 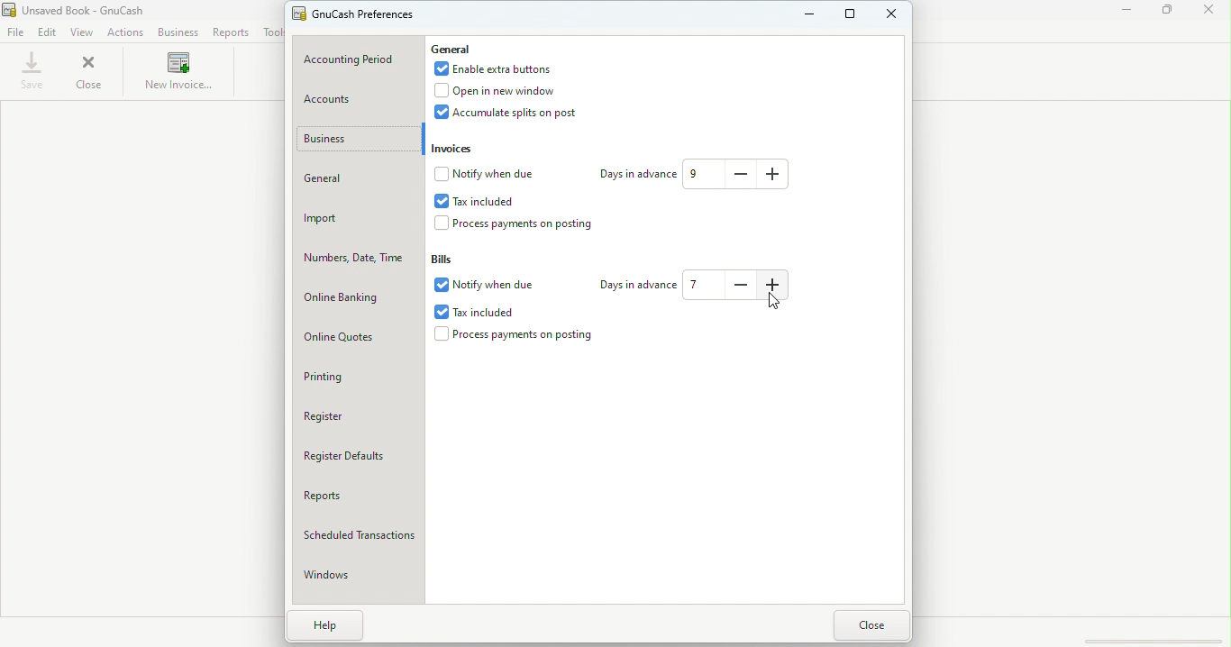 I want to click on Increase, so click(x=771, y=173).